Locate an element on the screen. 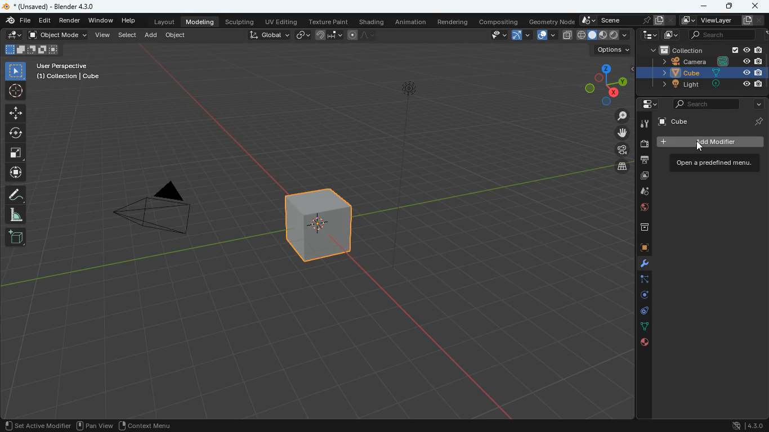  camera is located at coordinates (644, 144).